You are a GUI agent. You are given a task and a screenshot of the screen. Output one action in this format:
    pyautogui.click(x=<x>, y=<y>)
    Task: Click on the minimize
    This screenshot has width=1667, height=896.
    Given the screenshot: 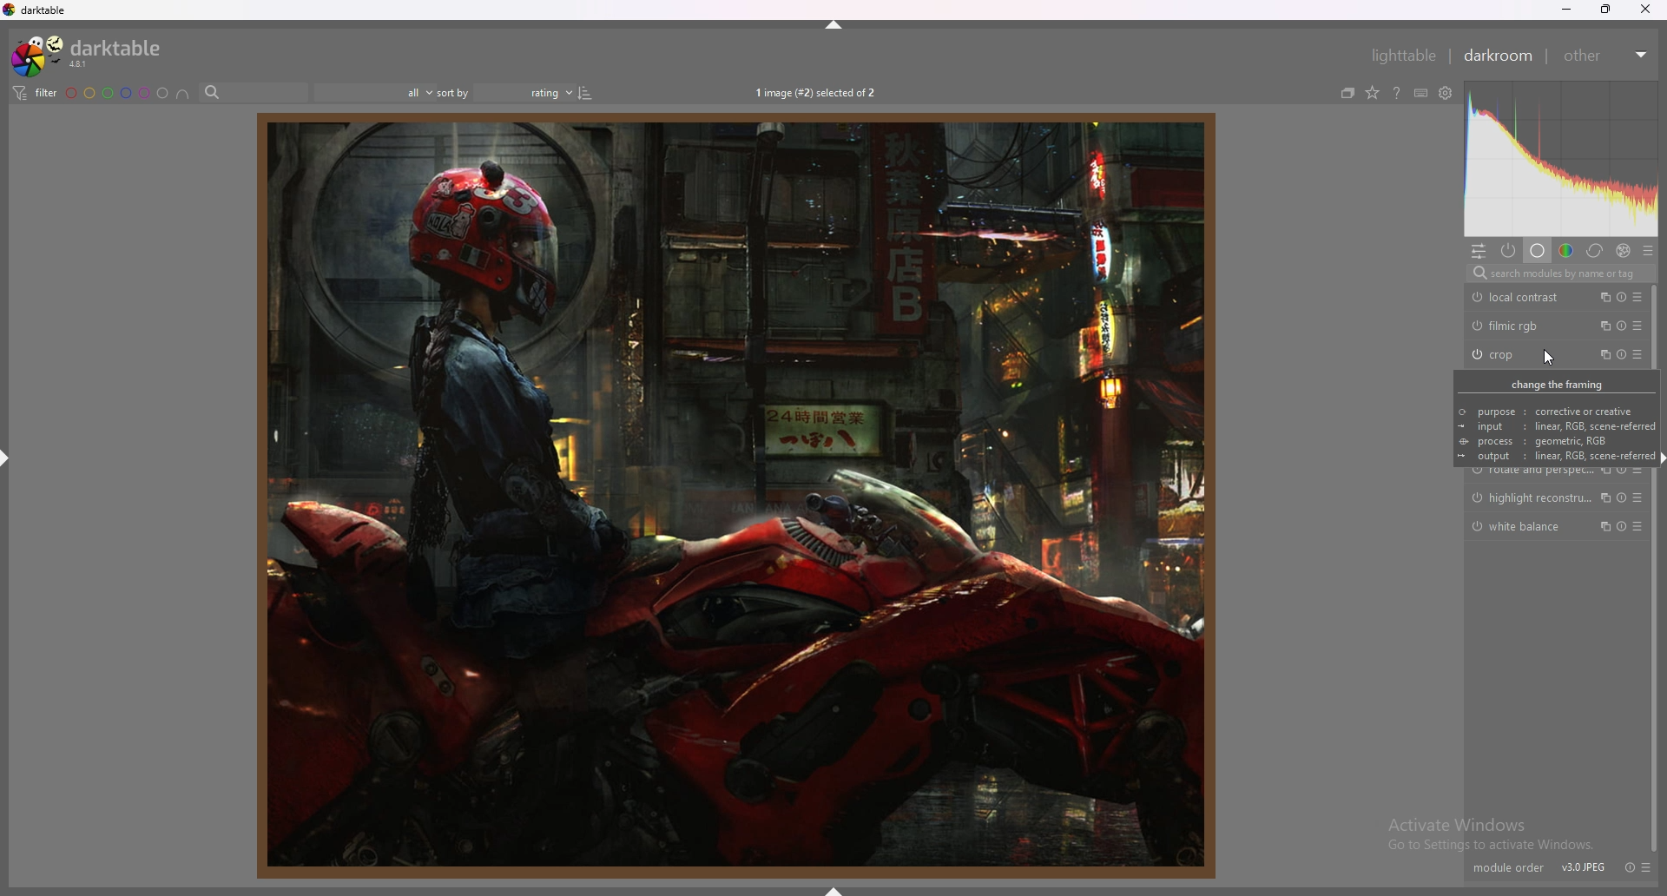 What is the action you would take?
    pyautogui.click(x=1565, y=10)
    